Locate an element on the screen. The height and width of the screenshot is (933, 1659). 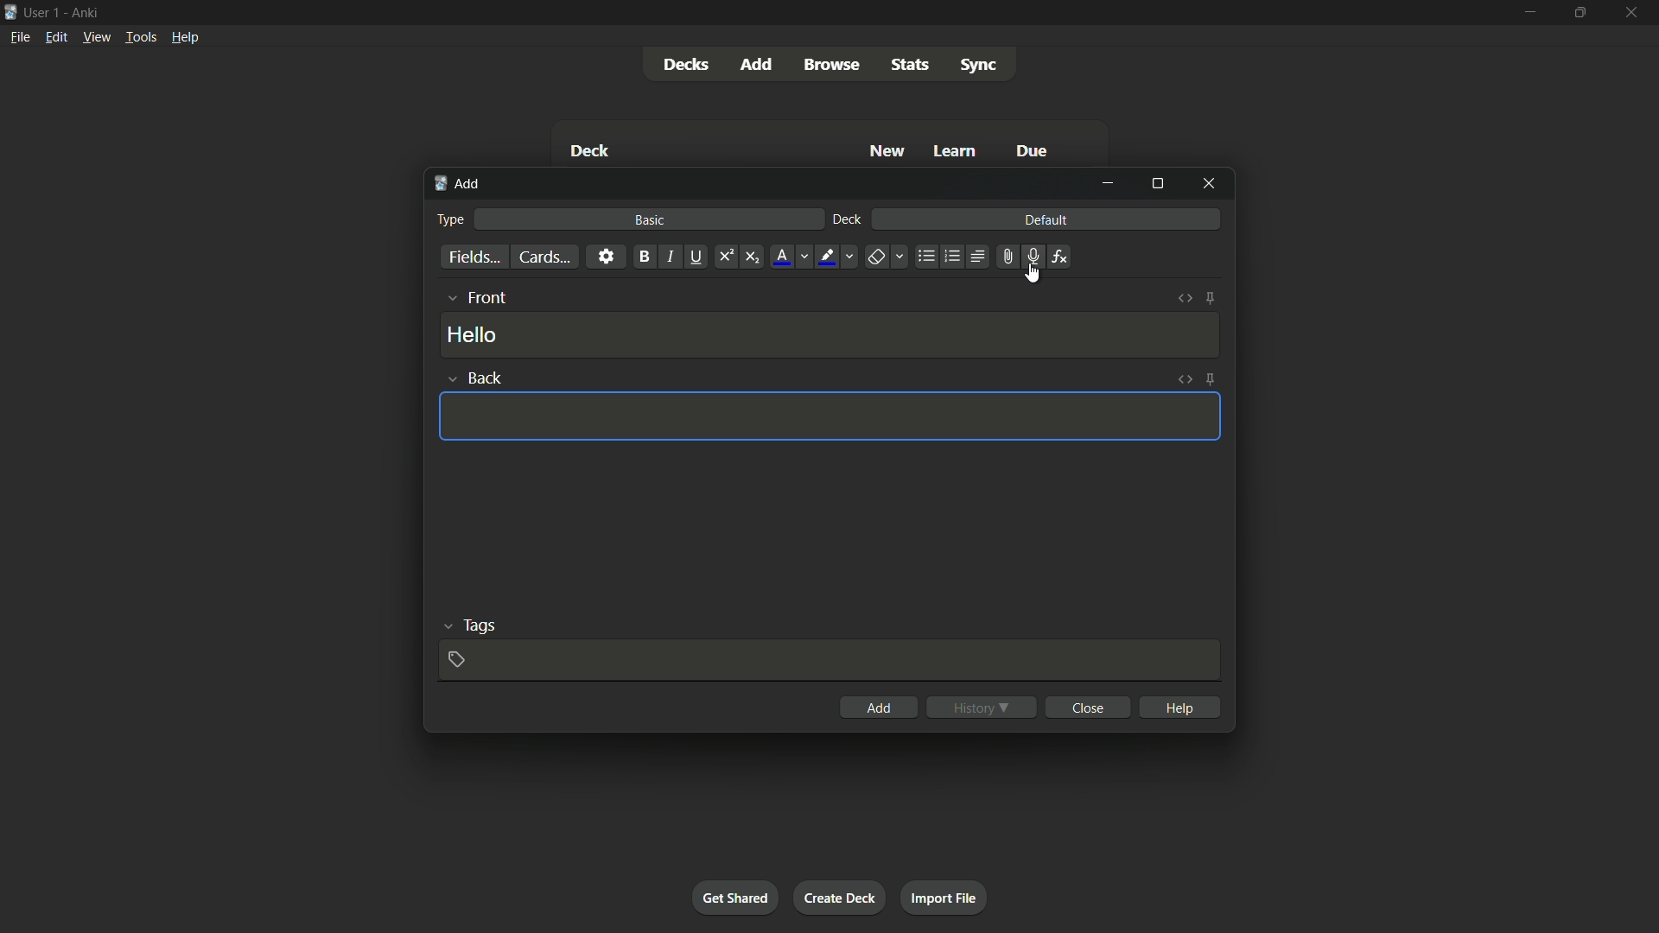
remove formatting is located at coordinates (887, 257).